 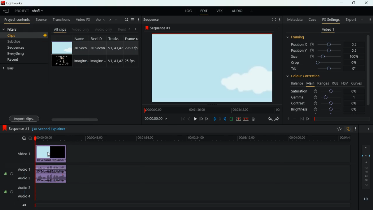 I want to click on metadata, so click(x=294, y=20).